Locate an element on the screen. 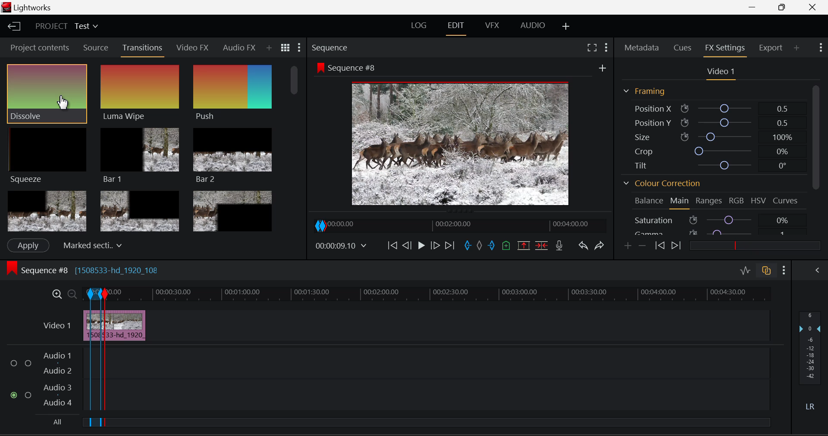  Gamma is located at coordinates (714, 233).